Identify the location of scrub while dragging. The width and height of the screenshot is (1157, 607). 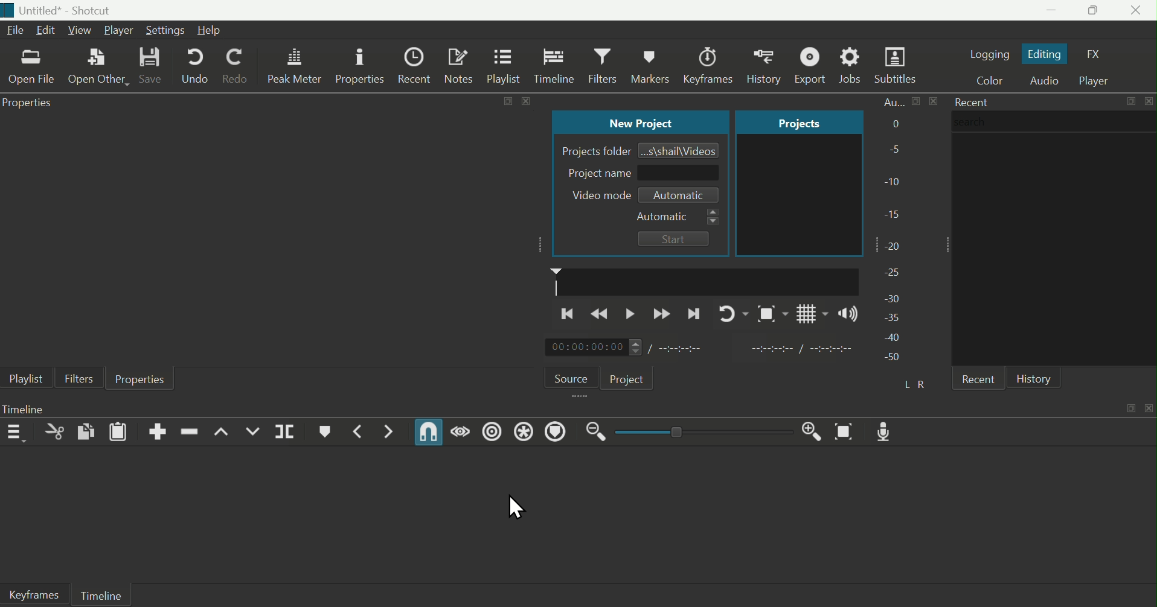
(461, 431).